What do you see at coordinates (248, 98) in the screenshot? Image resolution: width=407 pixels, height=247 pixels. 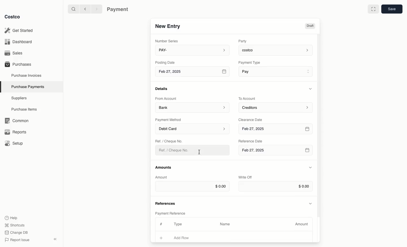 I see `To Account` at bounding box center [248, 98].